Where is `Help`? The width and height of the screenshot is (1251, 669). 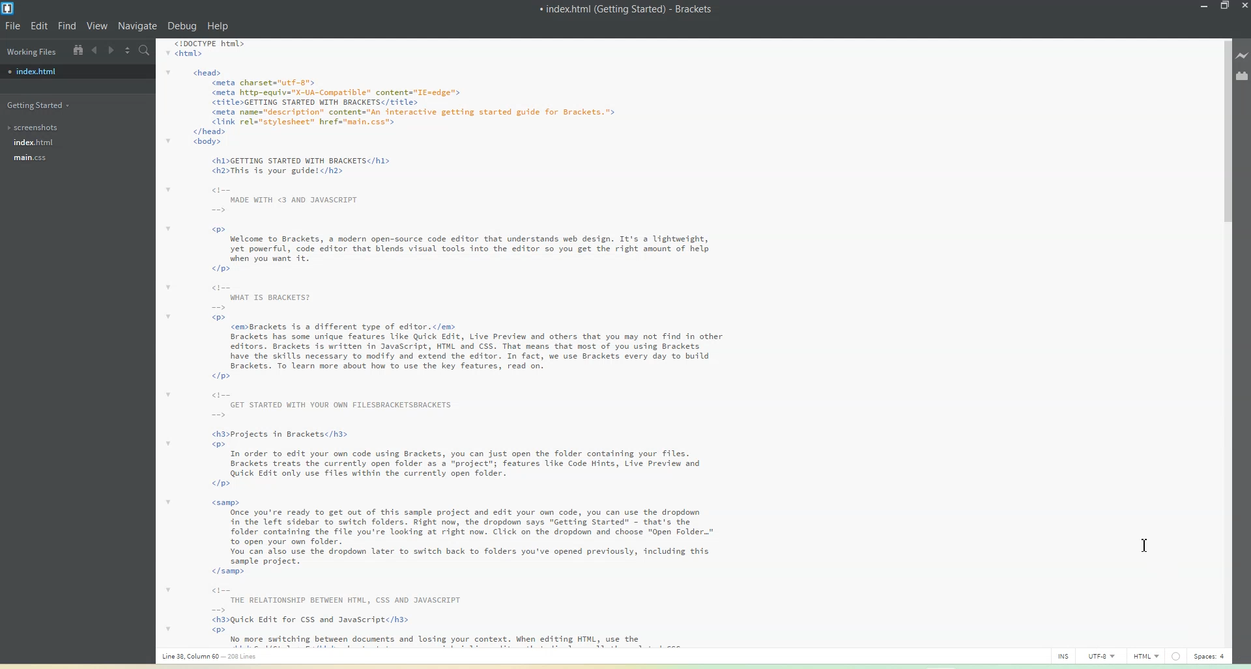
Help is located at coordinates (218, 27).